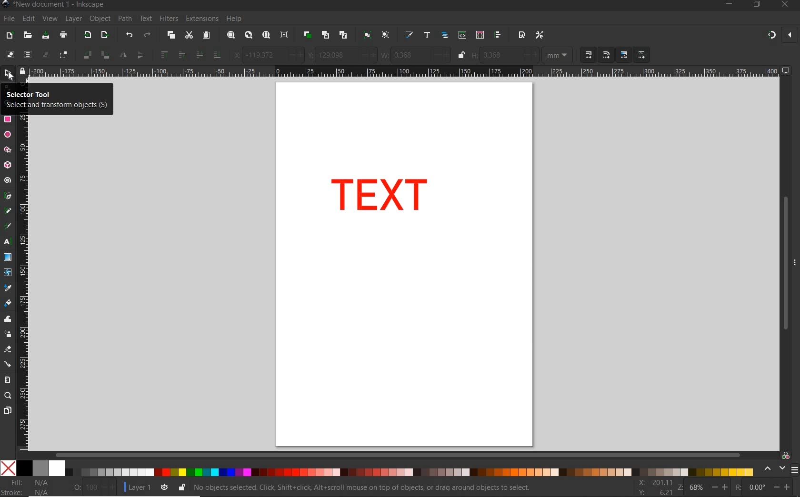 Image resolution: width=800 pixels, height=497 pixels. Describe the element at coordinates (27, 55) in the screenshot. I see `SELECT ALL IN ALL LAYERS` at that location.